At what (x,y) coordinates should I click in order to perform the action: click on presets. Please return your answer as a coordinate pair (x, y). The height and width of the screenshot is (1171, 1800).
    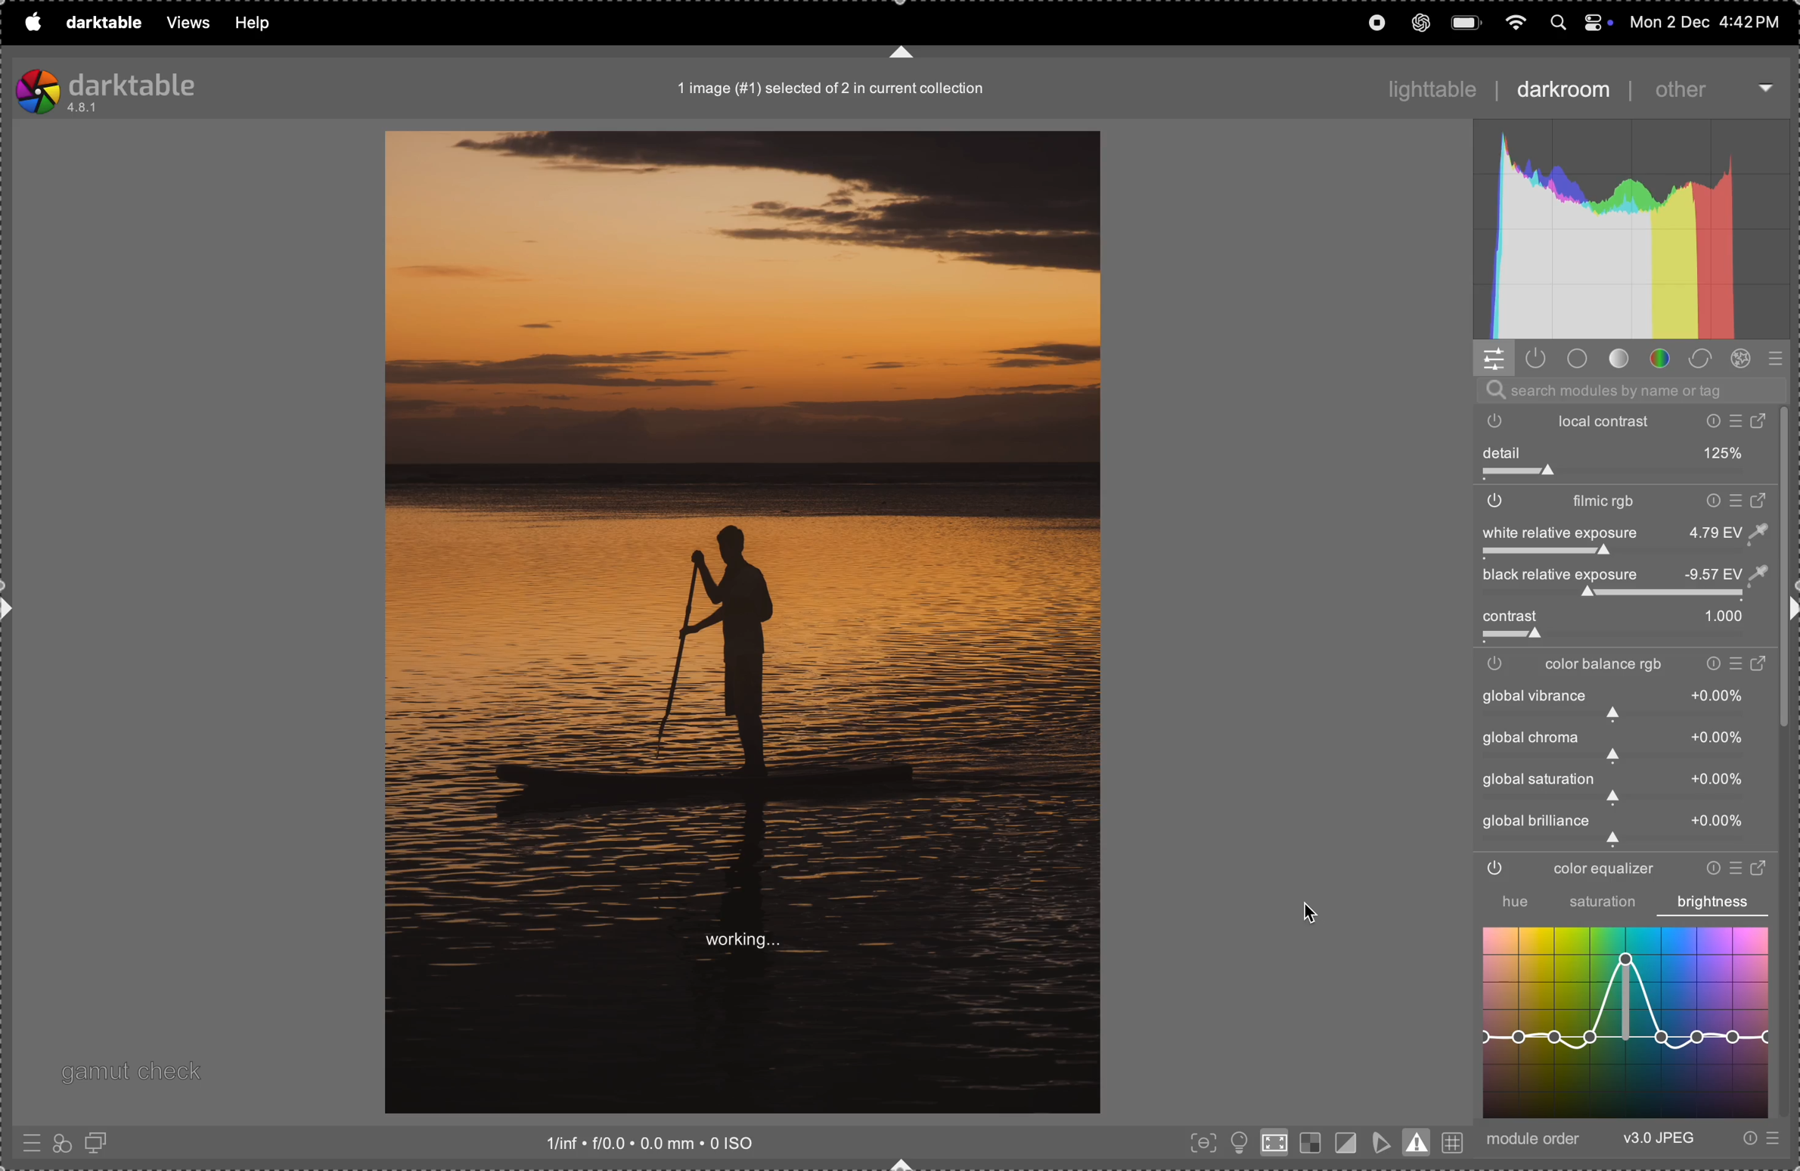
    Looking at the image, I should click on (1758, 1140).